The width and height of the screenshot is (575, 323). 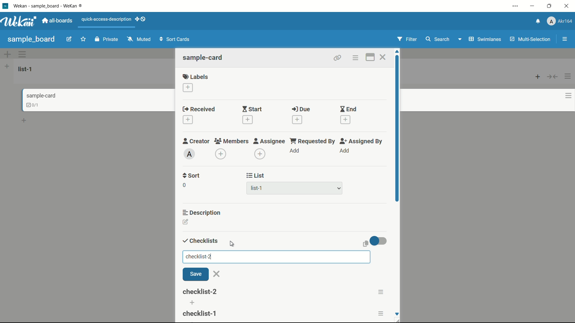 I want to click on search, so click(x=437, y=39).